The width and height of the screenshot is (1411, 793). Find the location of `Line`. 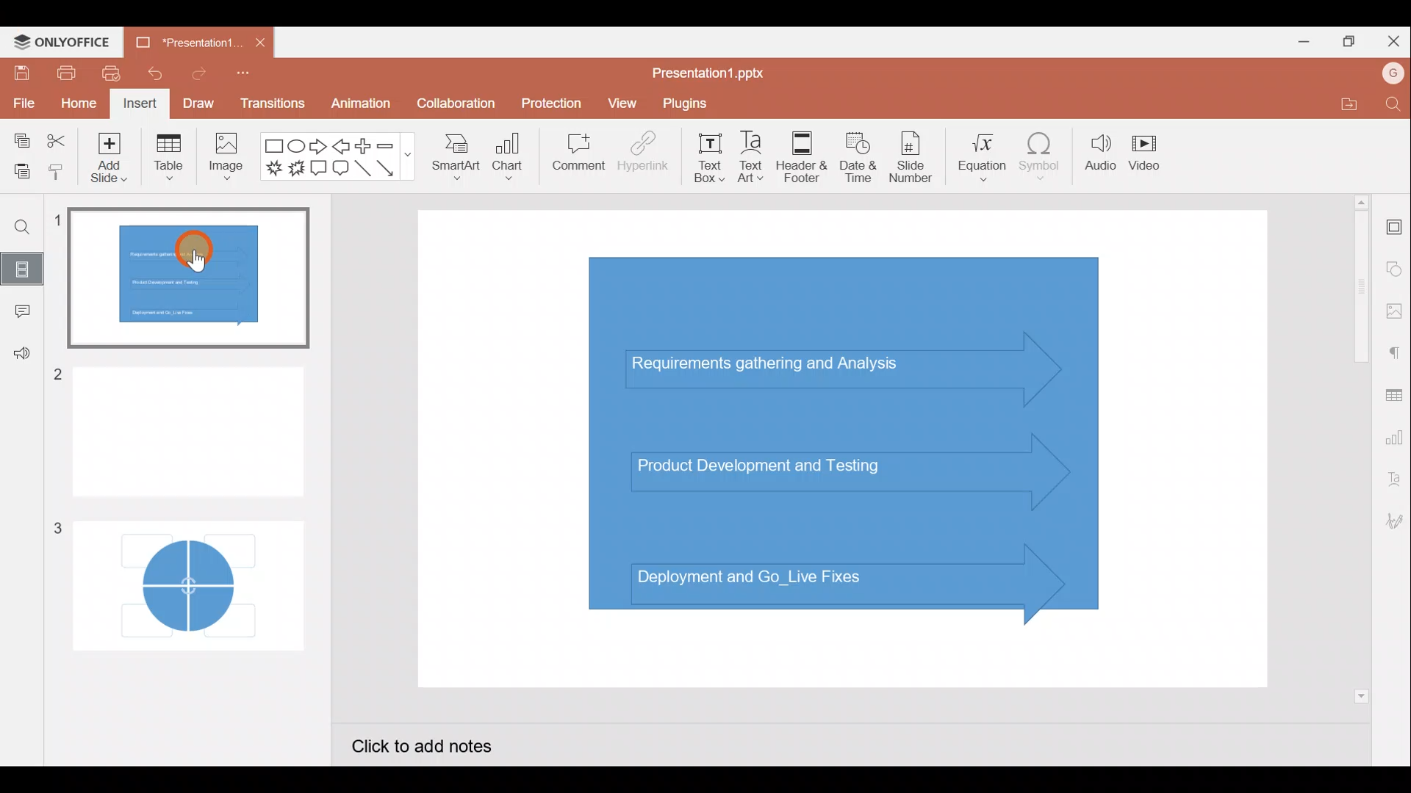

Line is located at coordinates (362, 169).